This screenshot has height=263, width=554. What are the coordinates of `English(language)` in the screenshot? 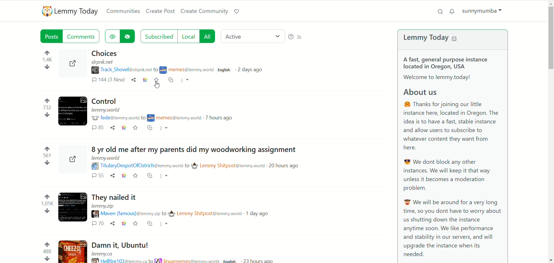 It's located at (225, 69).